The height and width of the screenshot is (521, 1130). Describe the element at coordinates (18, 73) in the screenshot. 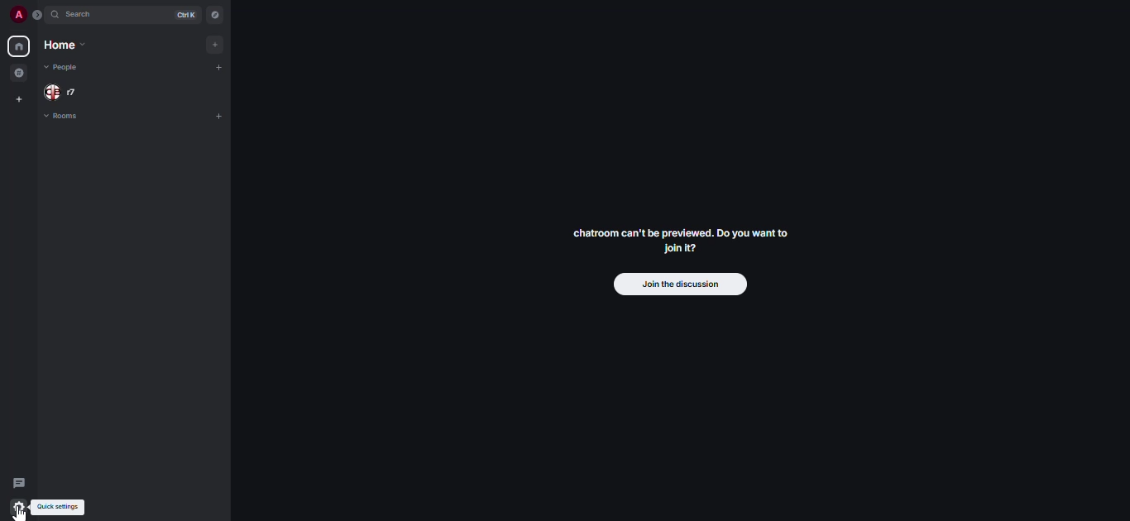

I see `grouped room in space` at that location.